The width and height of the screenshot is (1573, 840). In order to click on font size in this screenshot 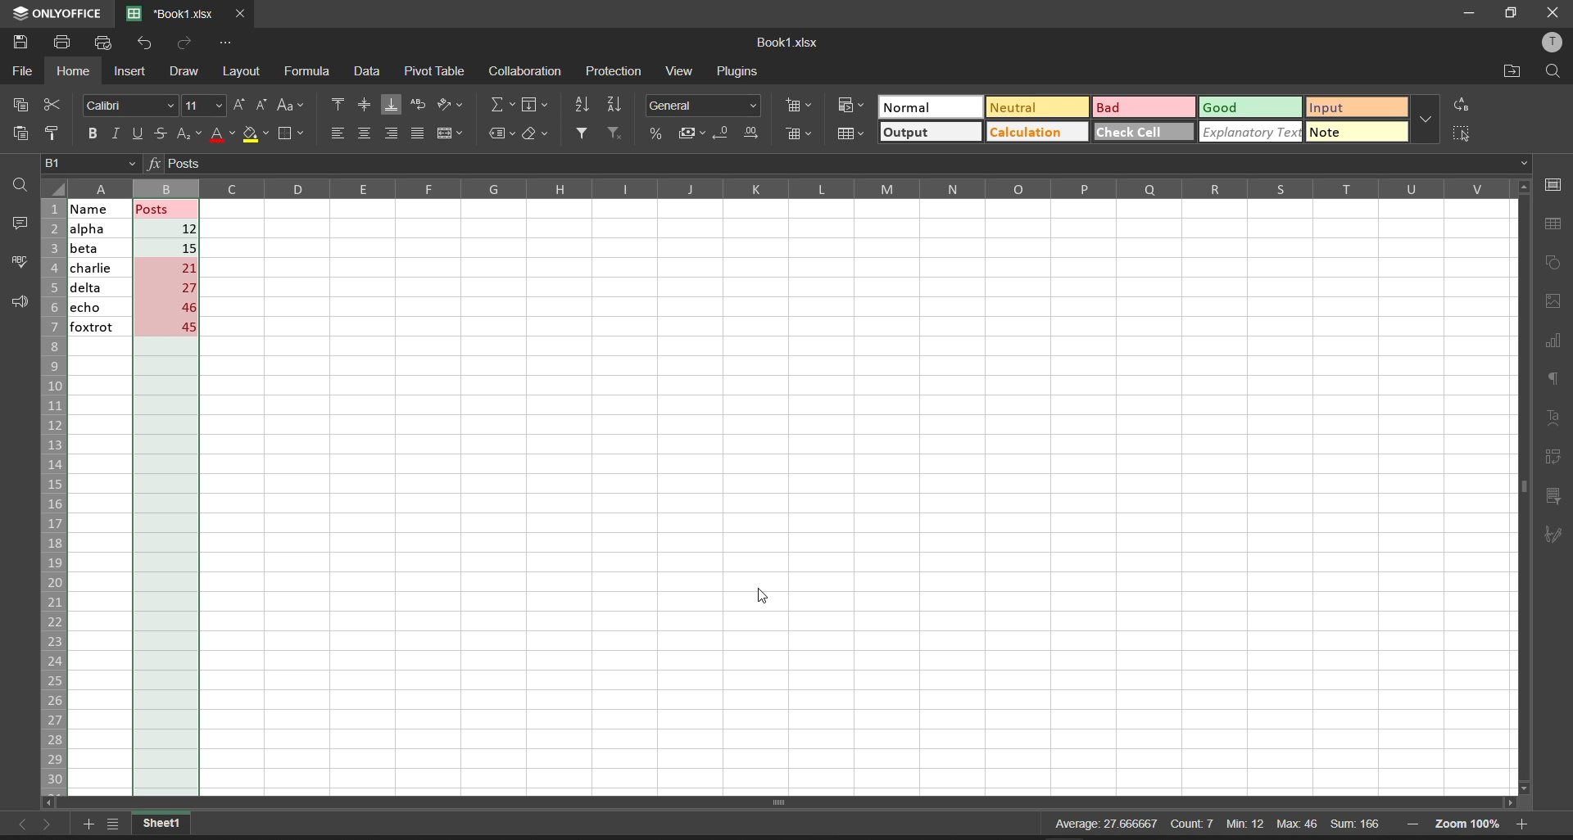, I will do `click(202, 105)`.